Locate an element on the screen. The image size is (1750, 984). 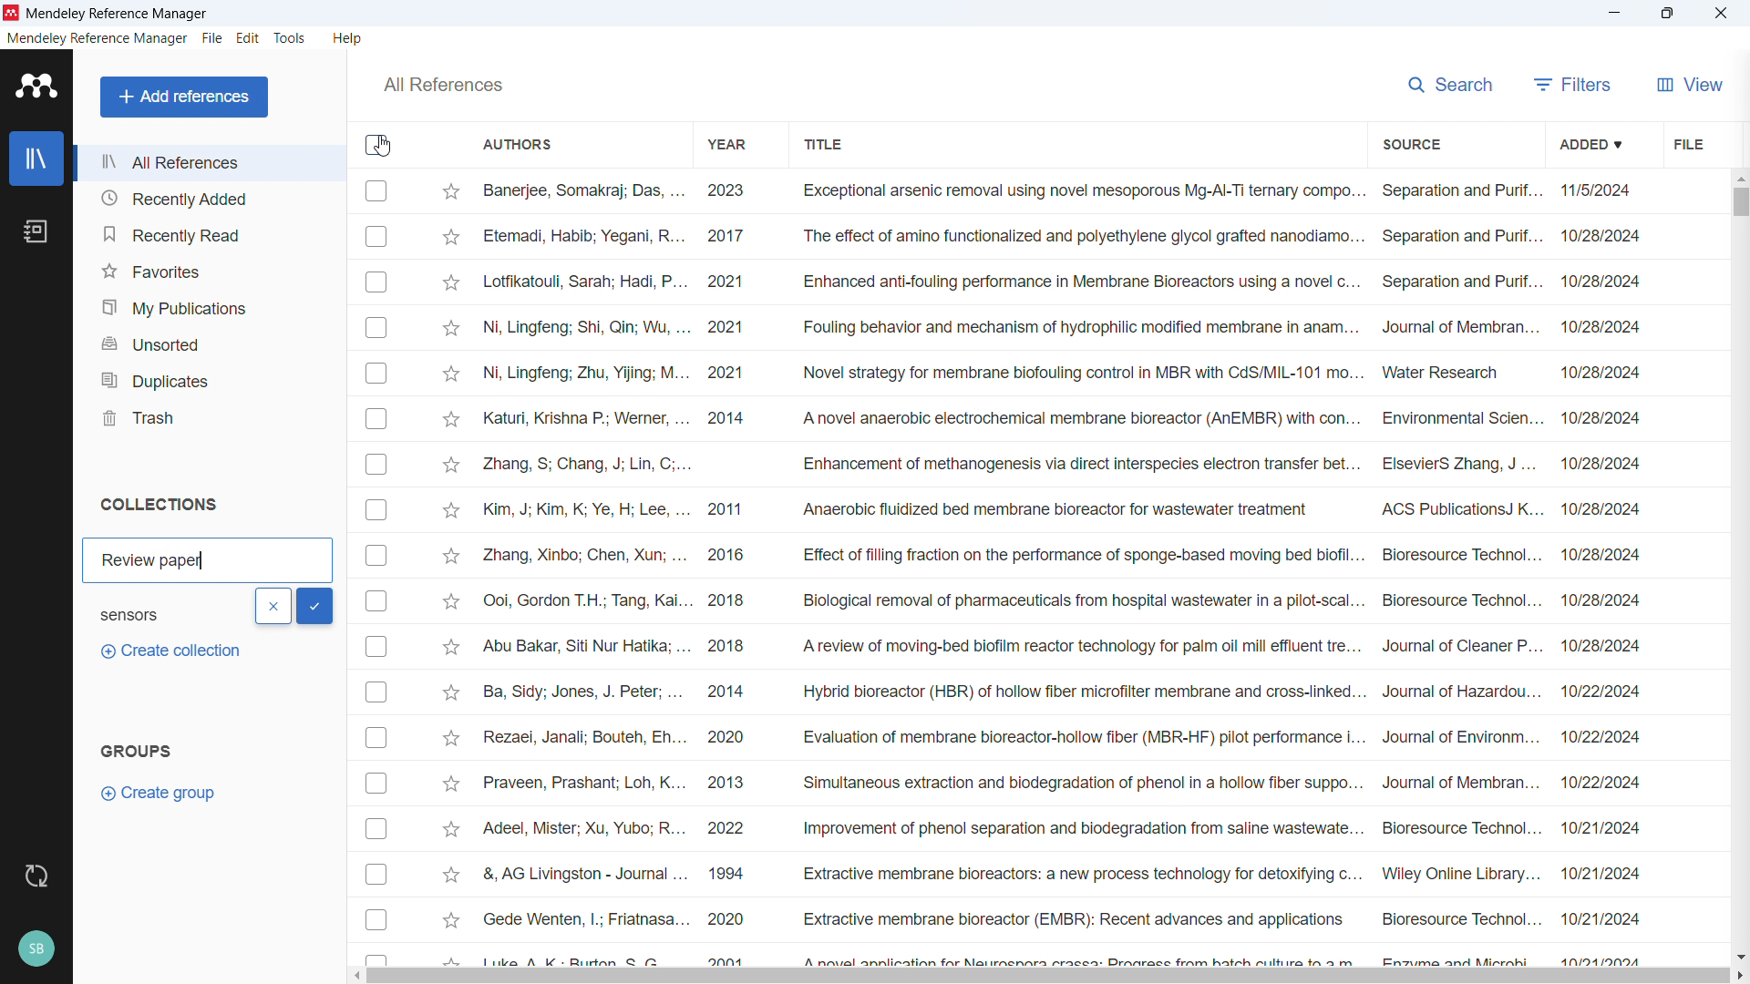
Star mark respective publication is located at coordinates (452, 739).